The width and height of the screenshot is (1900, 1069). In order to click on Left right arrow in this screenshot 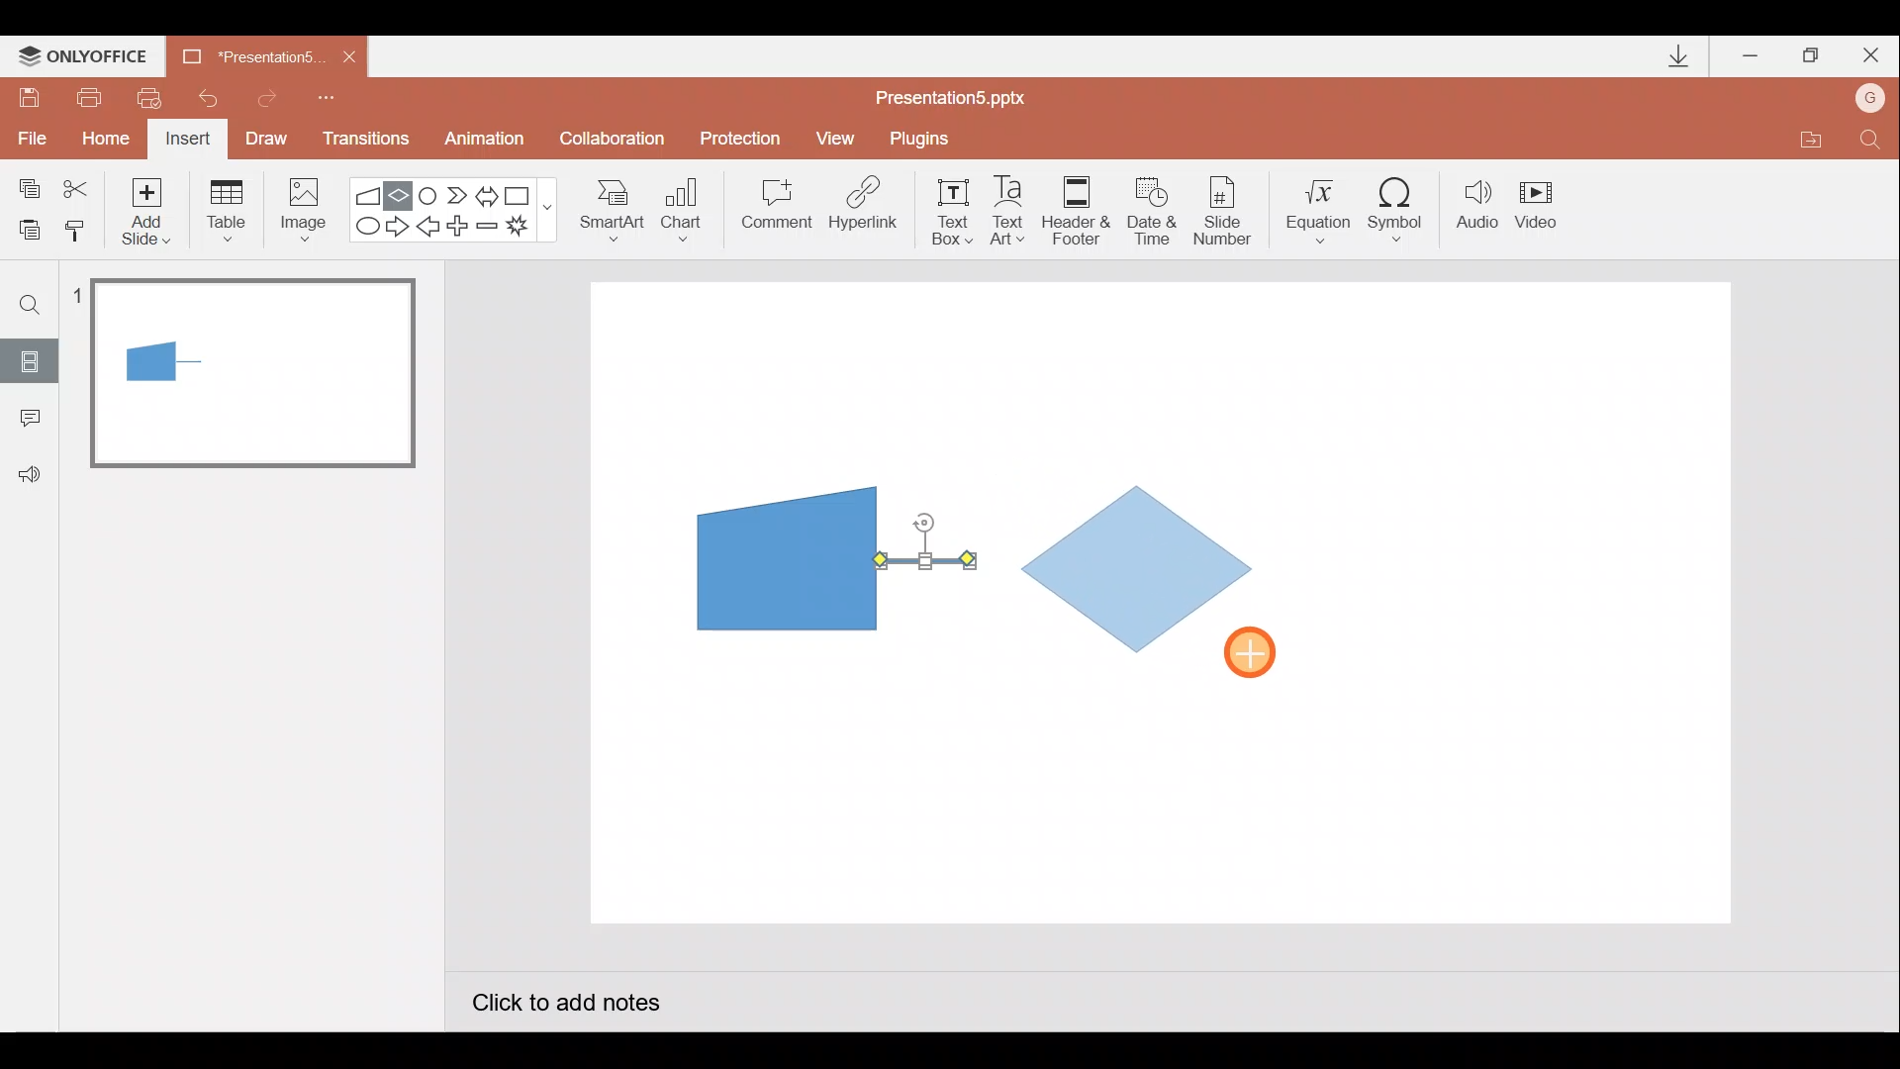, I will do `click(489, 192)`.